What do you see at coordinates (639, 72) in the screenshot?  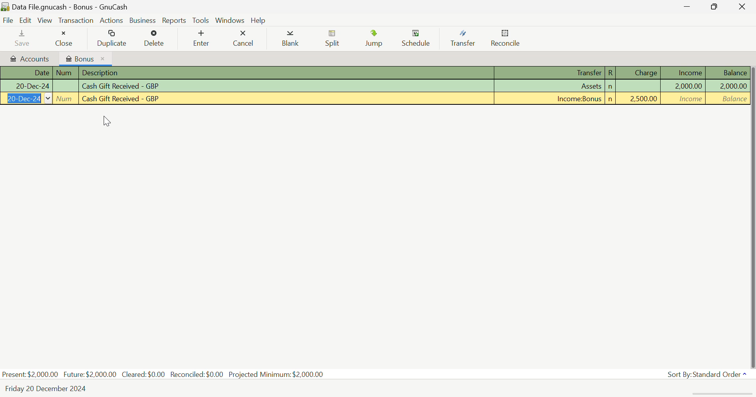 I see `Charge` at bounding box center [639, 72].